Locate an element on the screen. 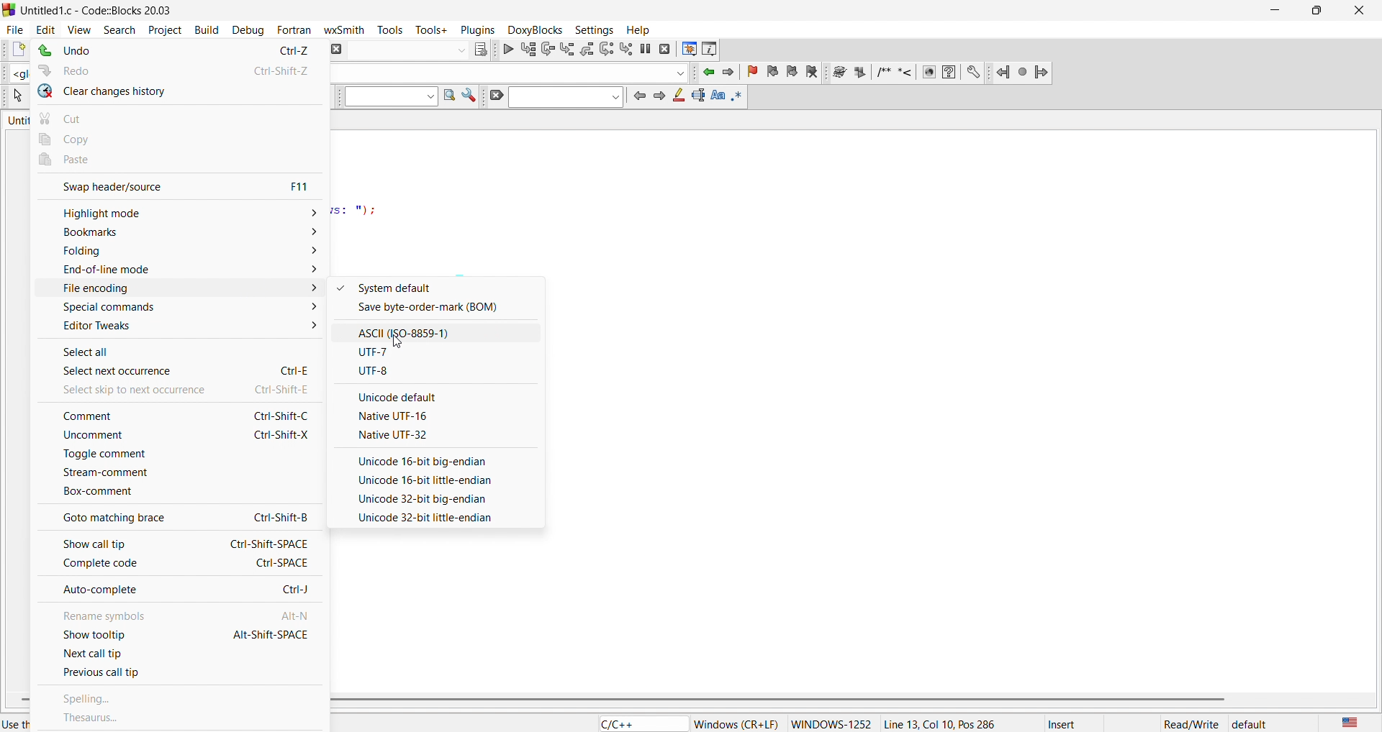  folding is located at coordinates (179, 253).